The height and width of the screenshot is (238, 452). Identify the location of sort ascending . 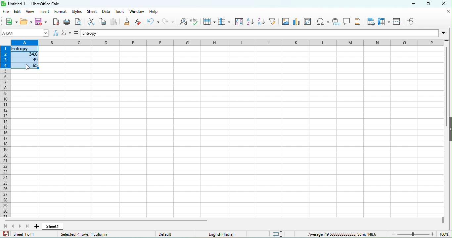
(251, 22).